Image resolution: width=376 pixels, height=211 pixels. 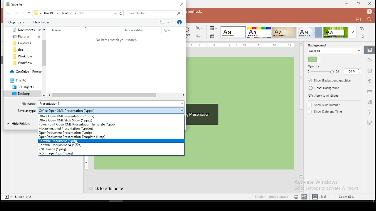 What do you see at coordinates (352, 32) in the screenshot?
I see `more color theme` at bounding box center [352, 32].